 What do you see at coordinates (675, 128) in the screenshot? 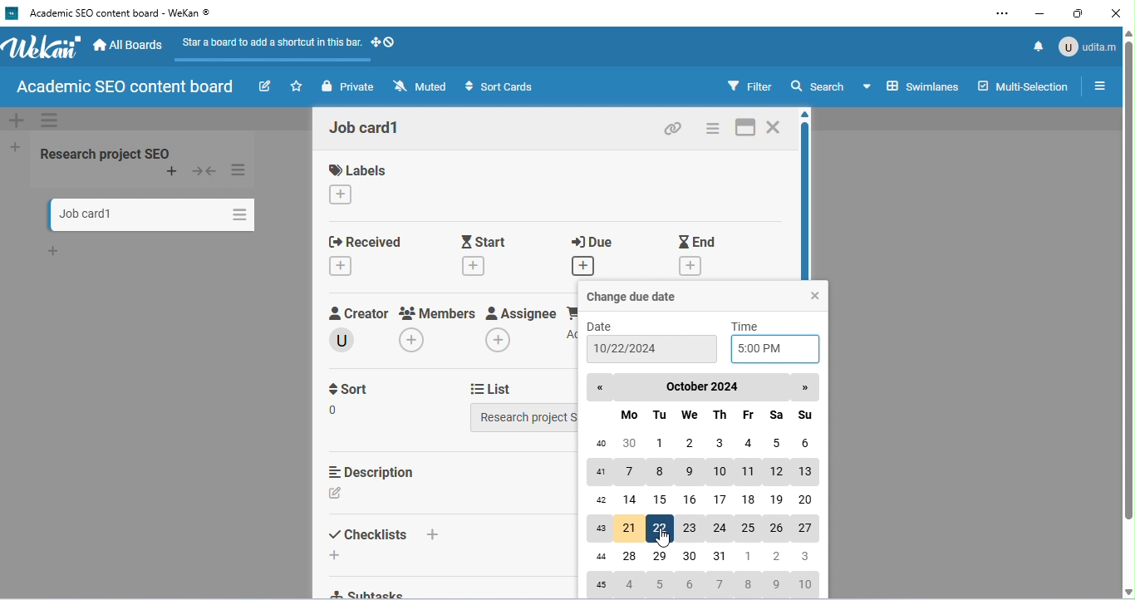
I see `copy card link` at bounding box center [675, 128].